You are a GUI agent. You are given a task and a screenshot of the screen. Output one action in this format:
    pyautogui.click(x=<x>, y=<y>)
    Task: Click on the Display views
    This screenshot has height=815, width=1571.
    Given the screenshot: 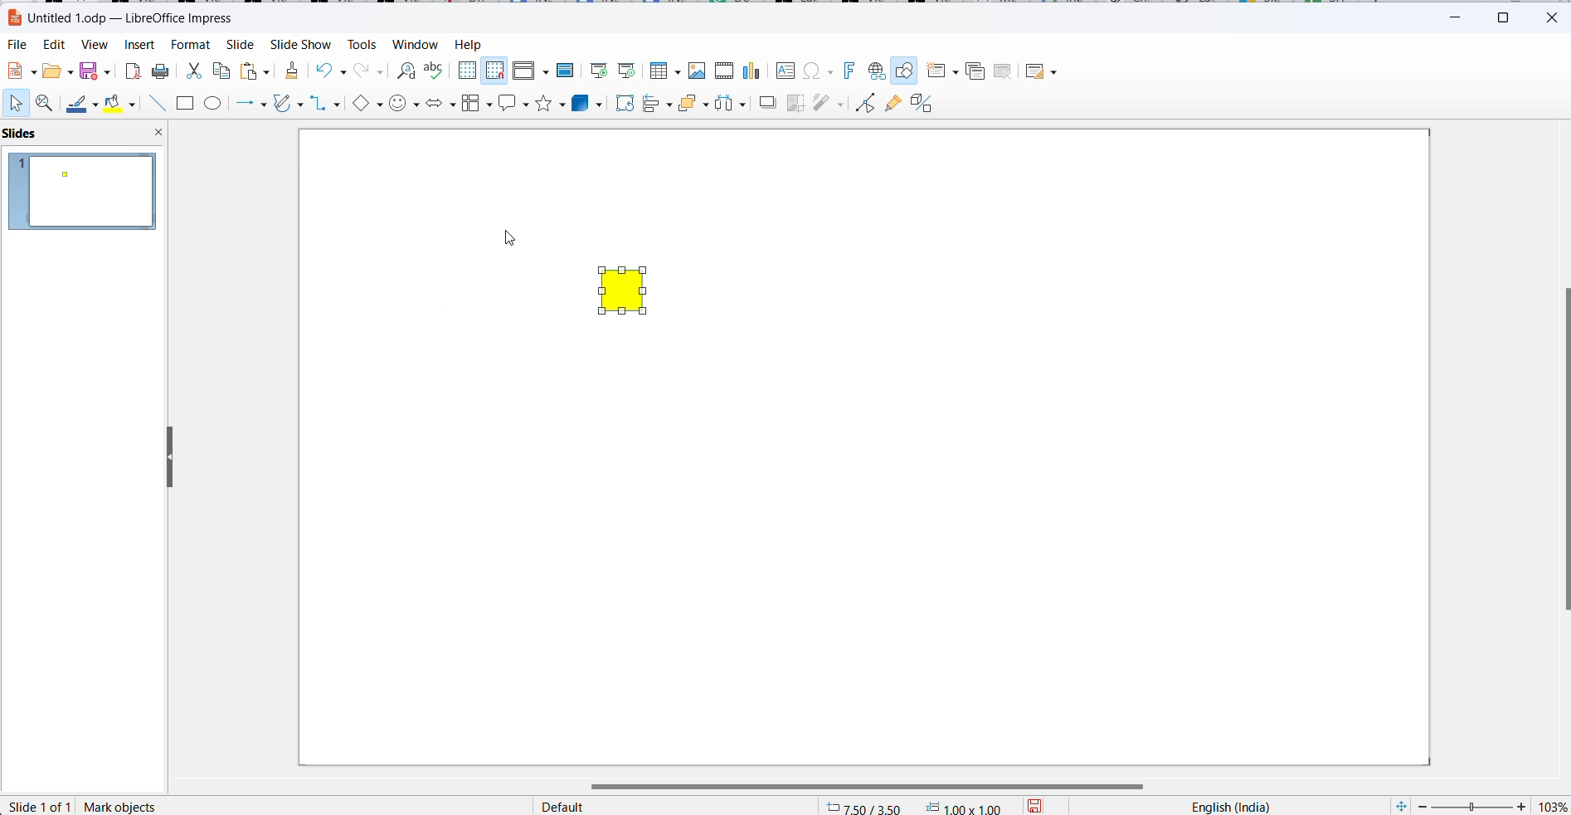 What is the action you would take?
    pyautogui.click(x=529, y=69)
    